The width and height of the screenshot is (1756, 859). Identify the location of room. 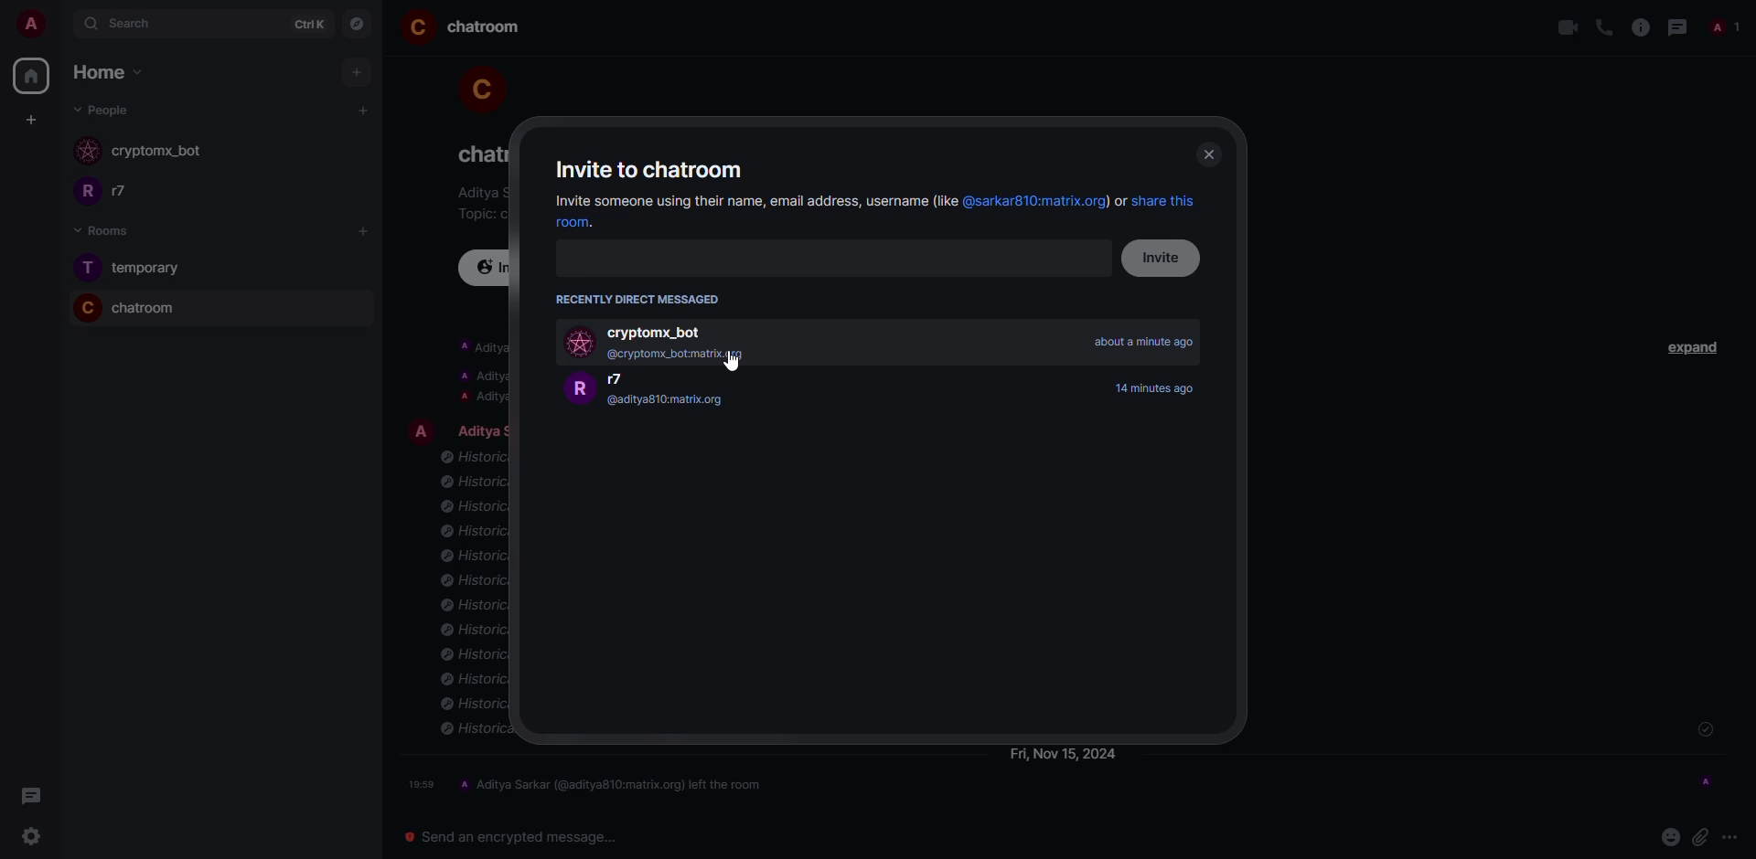
(146, 308).